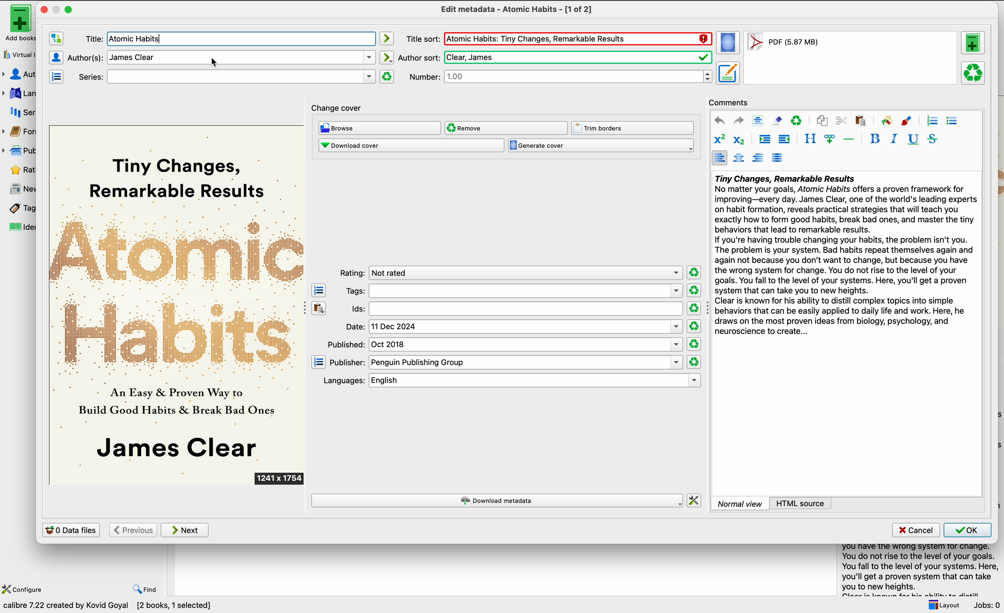 The width and height of the screenshot is (1004, 613). Describe the element at coordinates (422, 39) in the screenshot. I see `title sort:` at that location.